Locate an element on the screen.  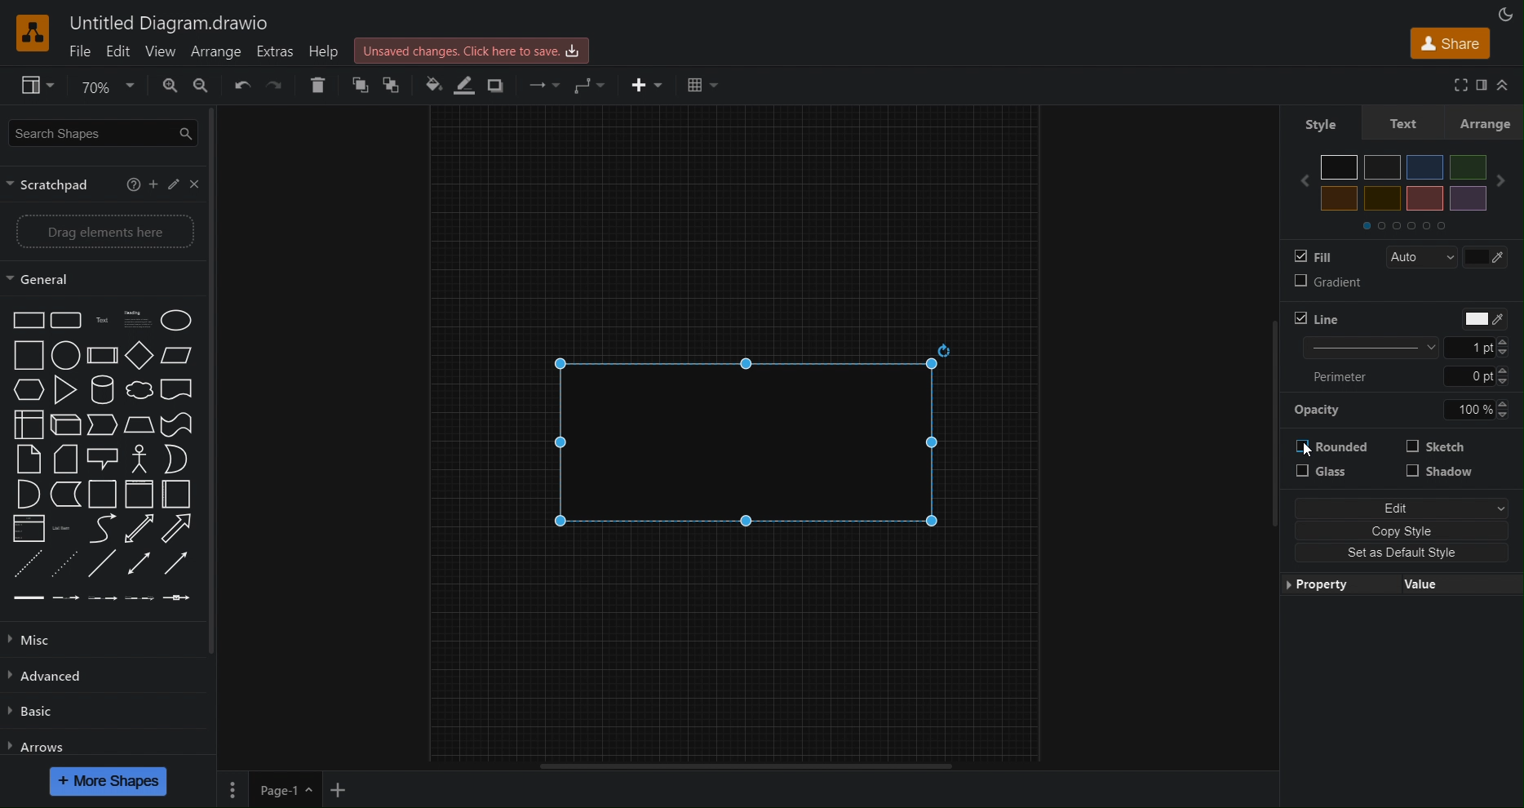
Zoom is located at coordinates (106, 84).